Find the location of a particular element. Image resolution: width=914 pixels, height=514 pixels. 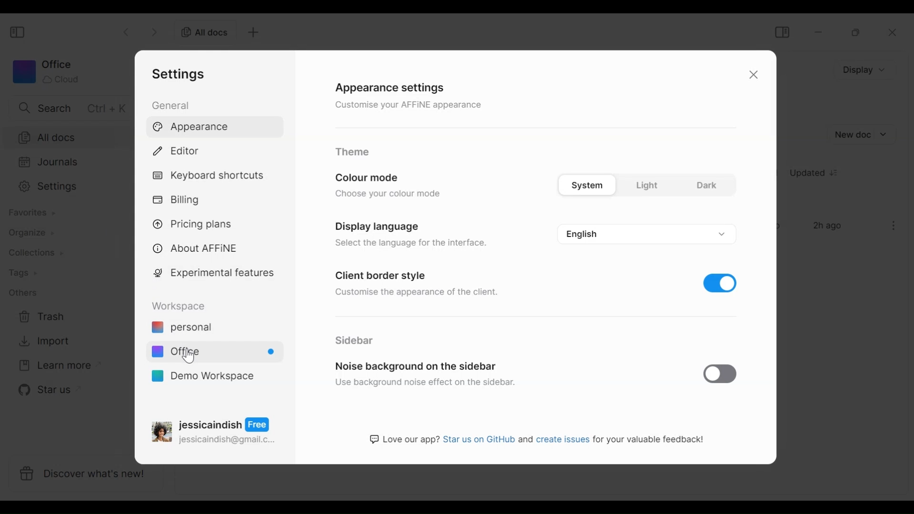

Use background noise effect on the sidebar. is located at coordinates (427, 383).